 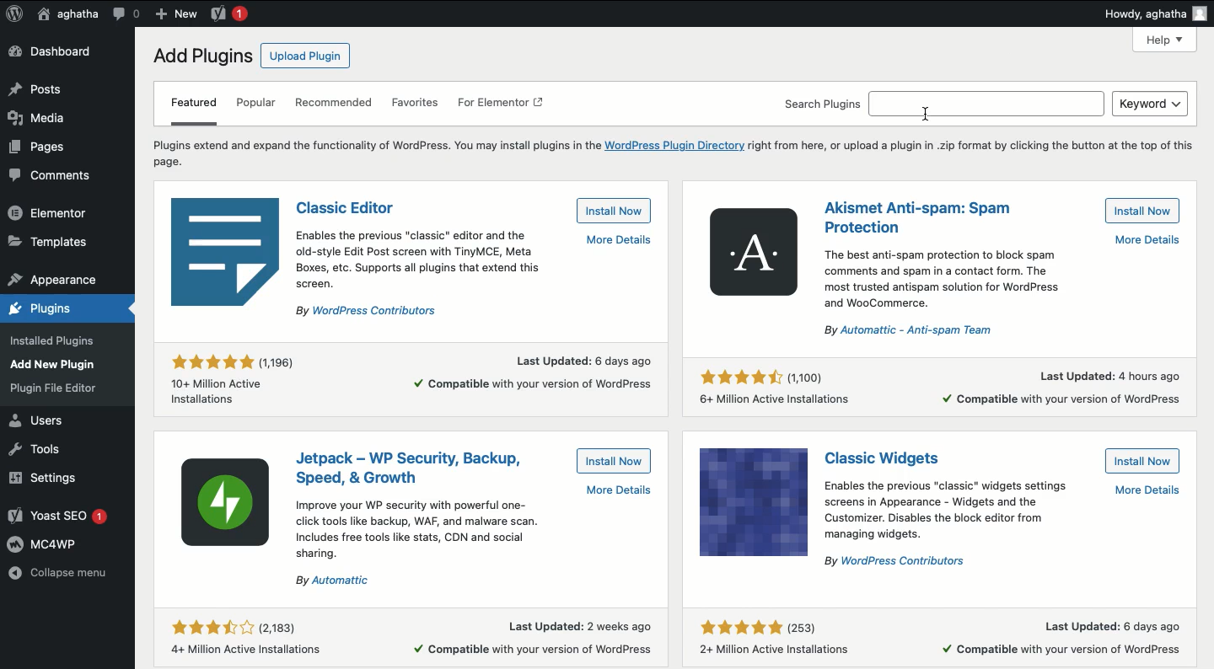 I want to click on Hoke kok (263) Last Updated: 6 days ago
2+ Million Active Installations v Compatible with your version of WordPress, so click(x=943, y=632).